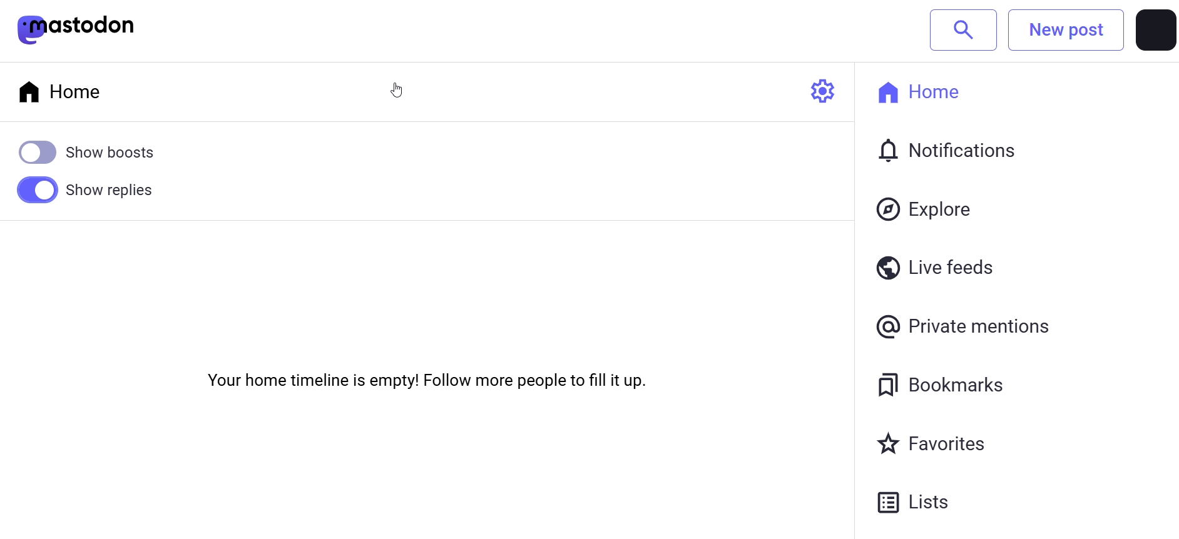 The image size is (1179, 539). I want to click on search, so click(963, 29).